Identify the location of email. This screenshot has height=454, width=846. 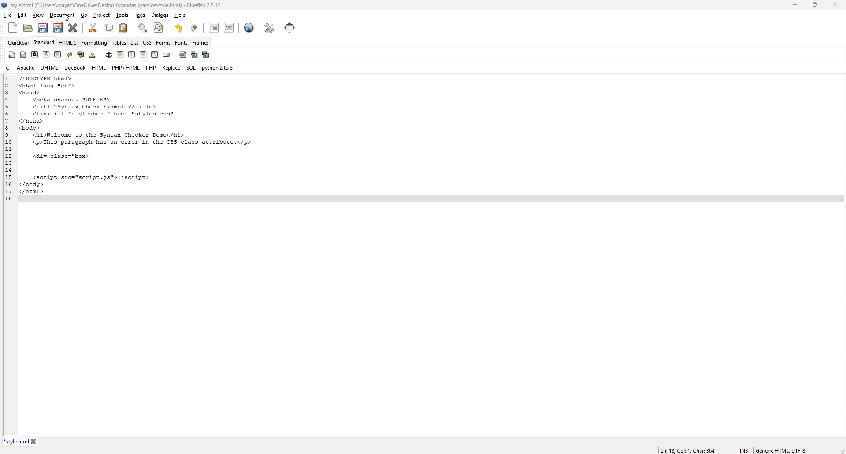
(167, 55).